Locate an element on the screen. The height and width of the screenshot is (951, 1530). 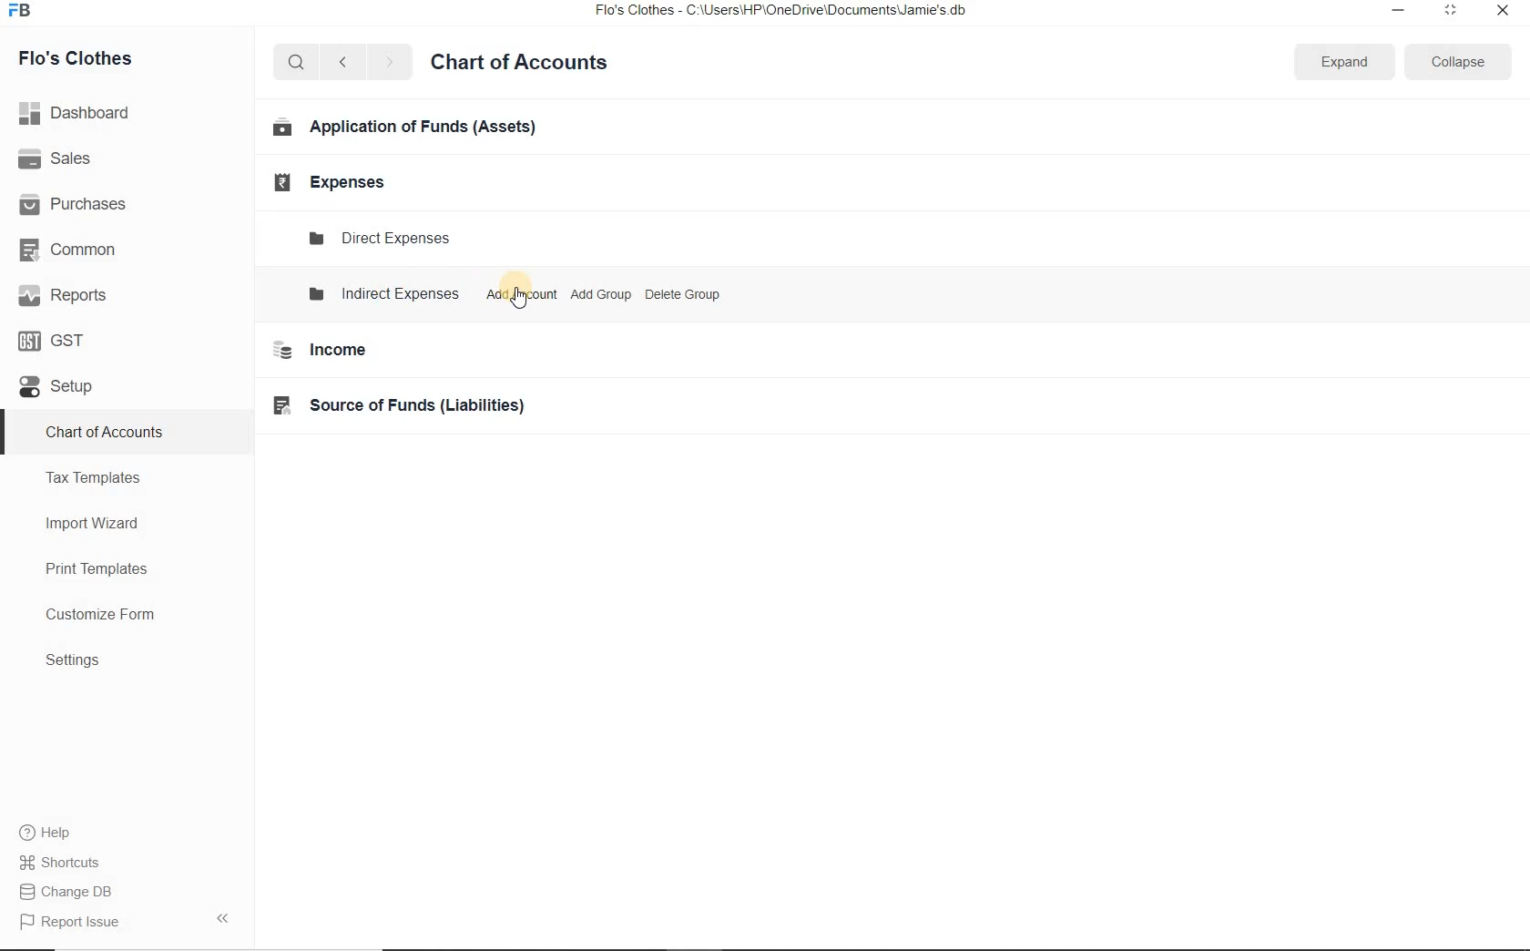
Purchases is located at coordinates (76, 205).